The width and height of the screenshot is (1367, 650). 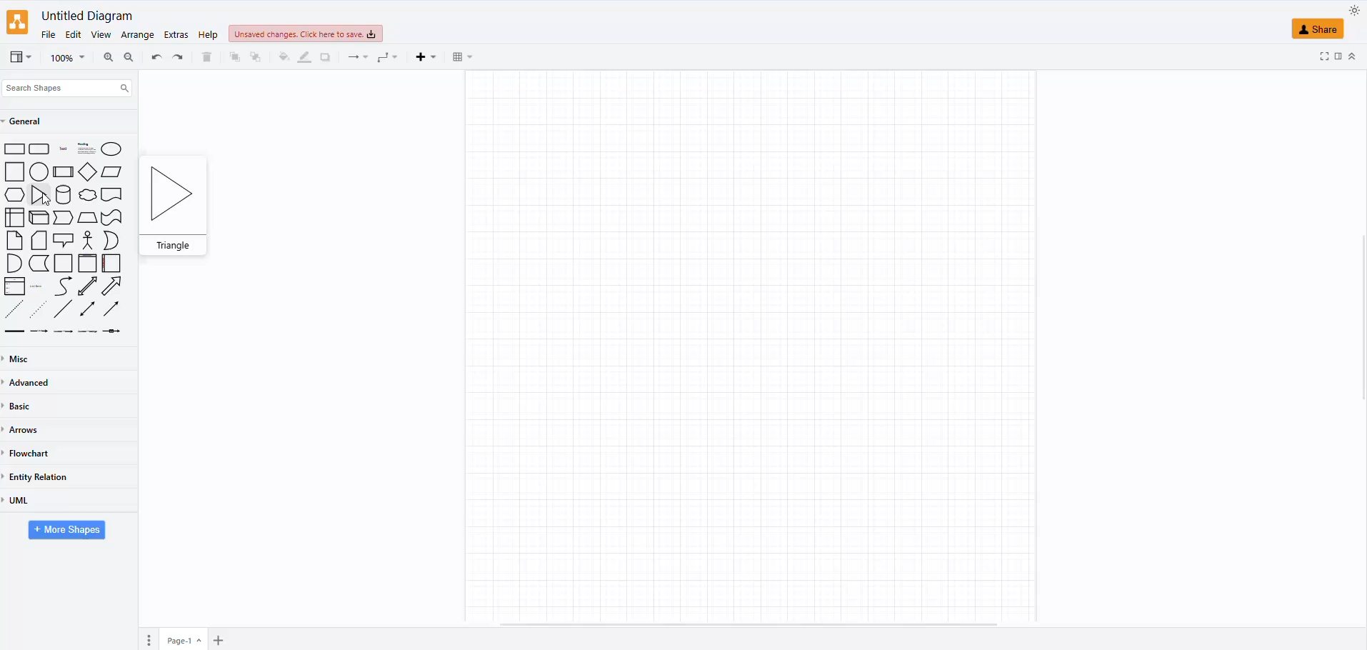 What do you see at coordinates (87, 286) in the screenshot?
I see `Two sided bordered Arrow` at bounding box center [87, 286].